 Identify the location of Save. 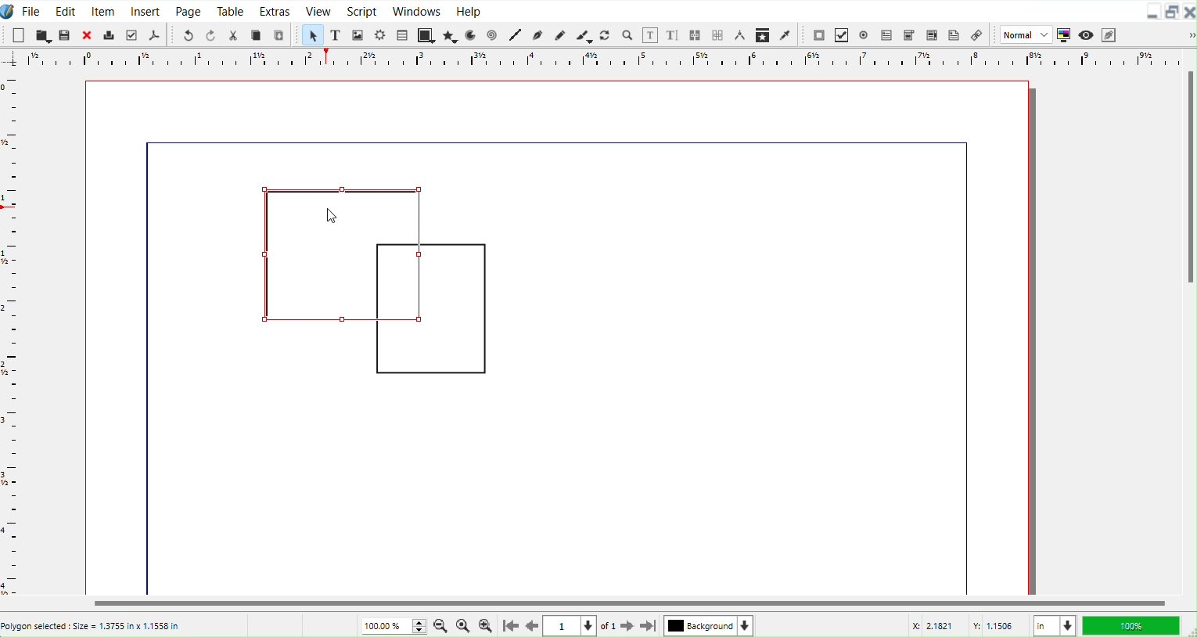
(65, 34).